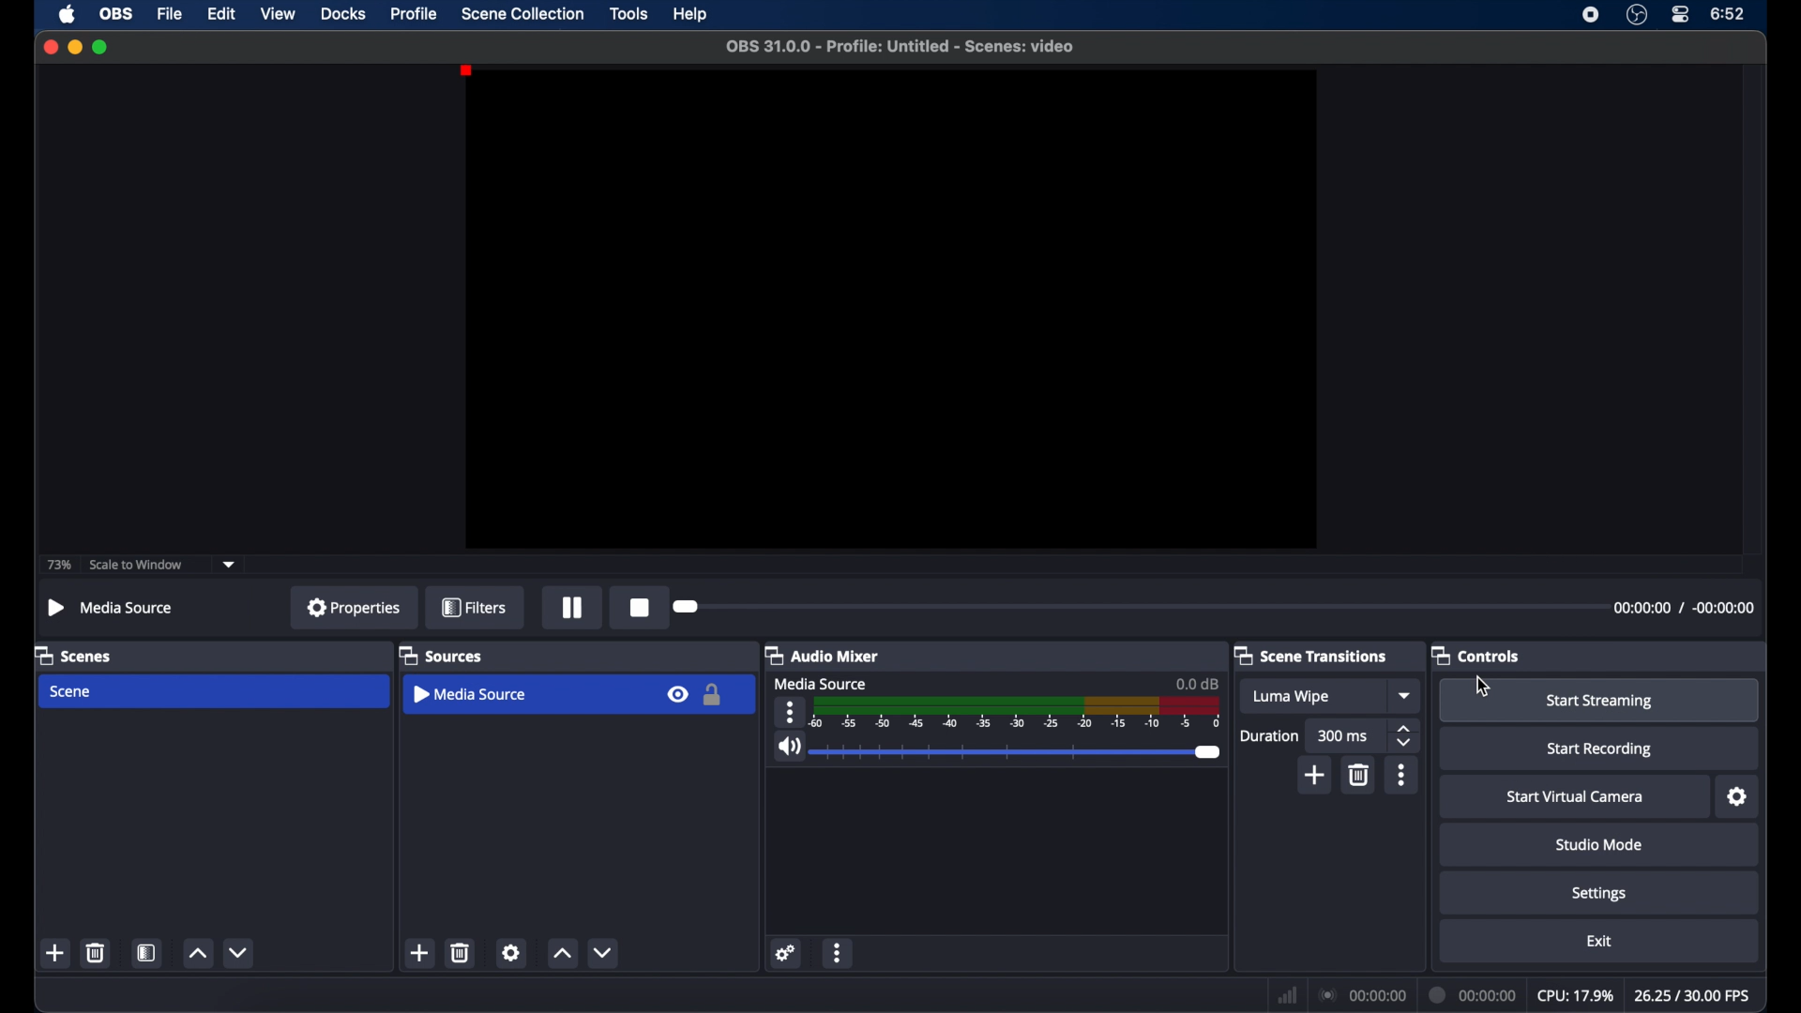  What do you see at coordinates (1197, 683) in the screenshot?
I see `0.0` at bounding box center [1197, 683].